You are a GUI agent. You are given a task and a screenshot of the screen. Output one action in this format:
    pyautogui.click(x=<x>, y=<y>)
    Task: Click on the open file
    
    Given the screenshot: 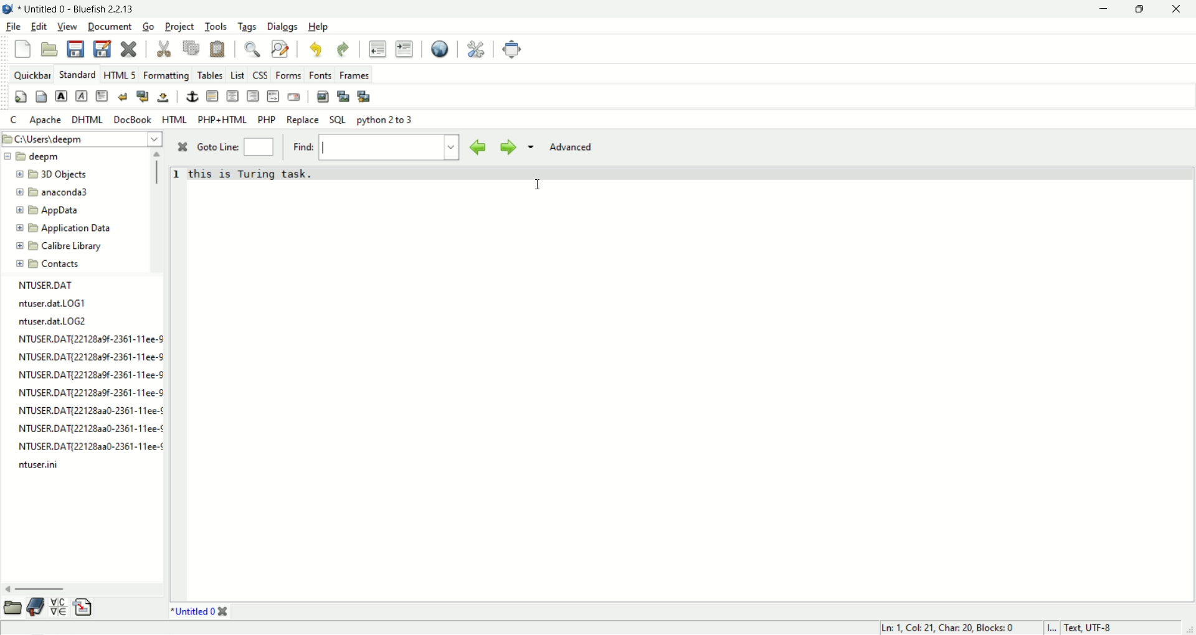 What is the action you would take?
    pyautogui.click(x=50, y=50)
    